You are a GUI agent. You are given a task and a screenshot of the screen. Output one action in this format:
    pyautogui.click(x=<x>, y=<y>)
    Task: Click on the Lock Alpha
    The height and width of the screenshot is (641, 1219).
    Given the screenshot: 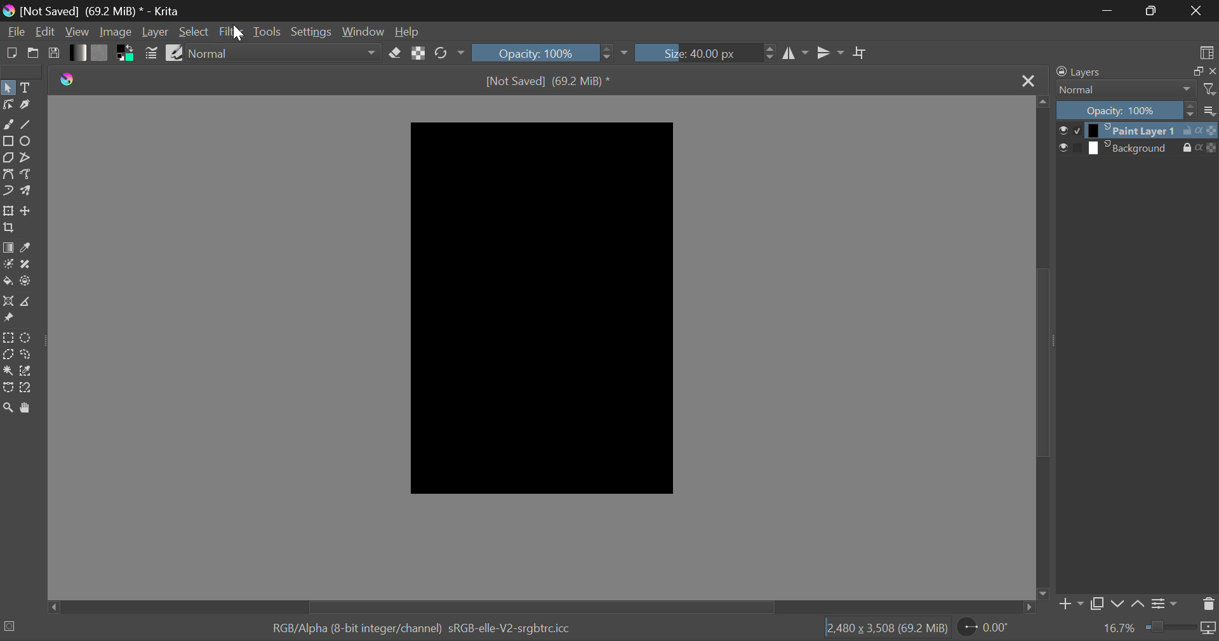 What is the action you would take?
    pyautogui.click(x=418, y=53)
    